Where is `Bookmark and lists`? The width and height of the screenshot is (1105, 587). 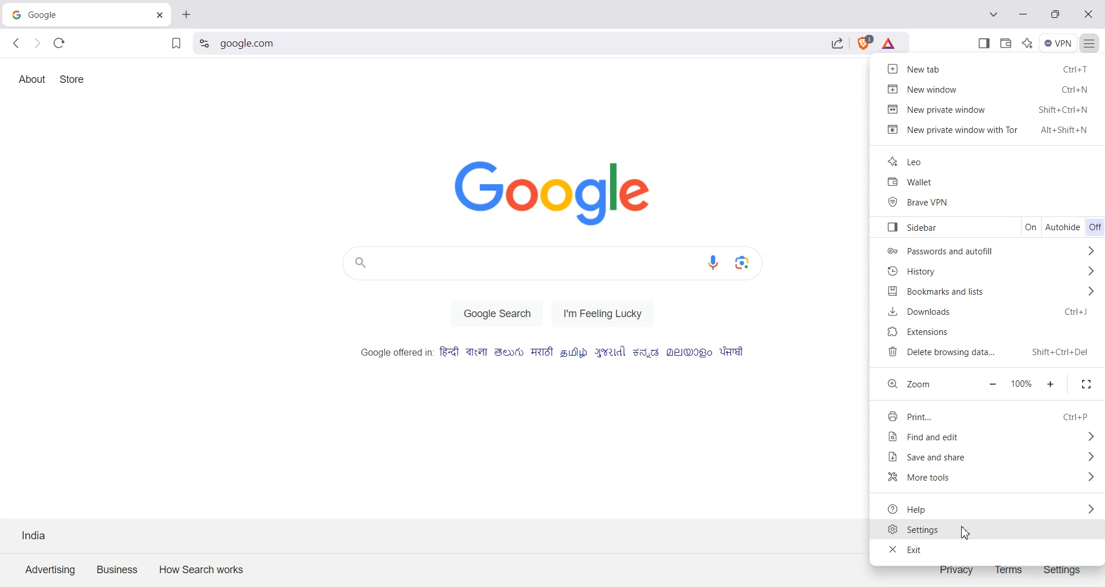 Bookmark and lists is located at coordinates (995, 291).